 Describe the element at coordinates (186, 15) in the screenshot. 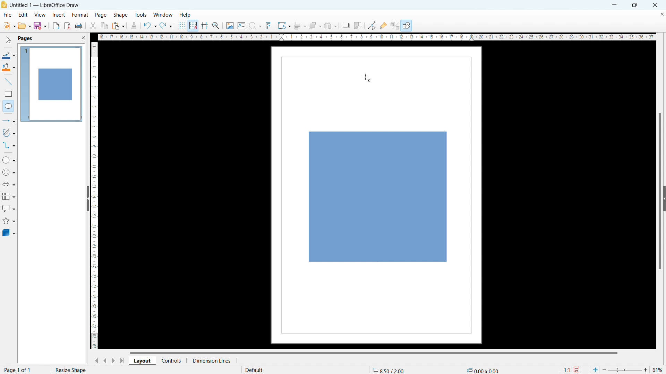

I see `help` at that location.